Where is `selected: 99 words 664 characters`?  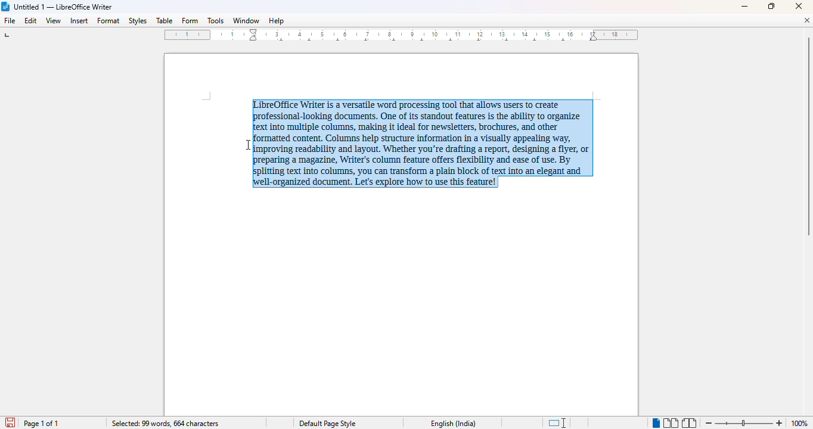 selected: 99 words 664 characters is located at coordinates (166, 424).